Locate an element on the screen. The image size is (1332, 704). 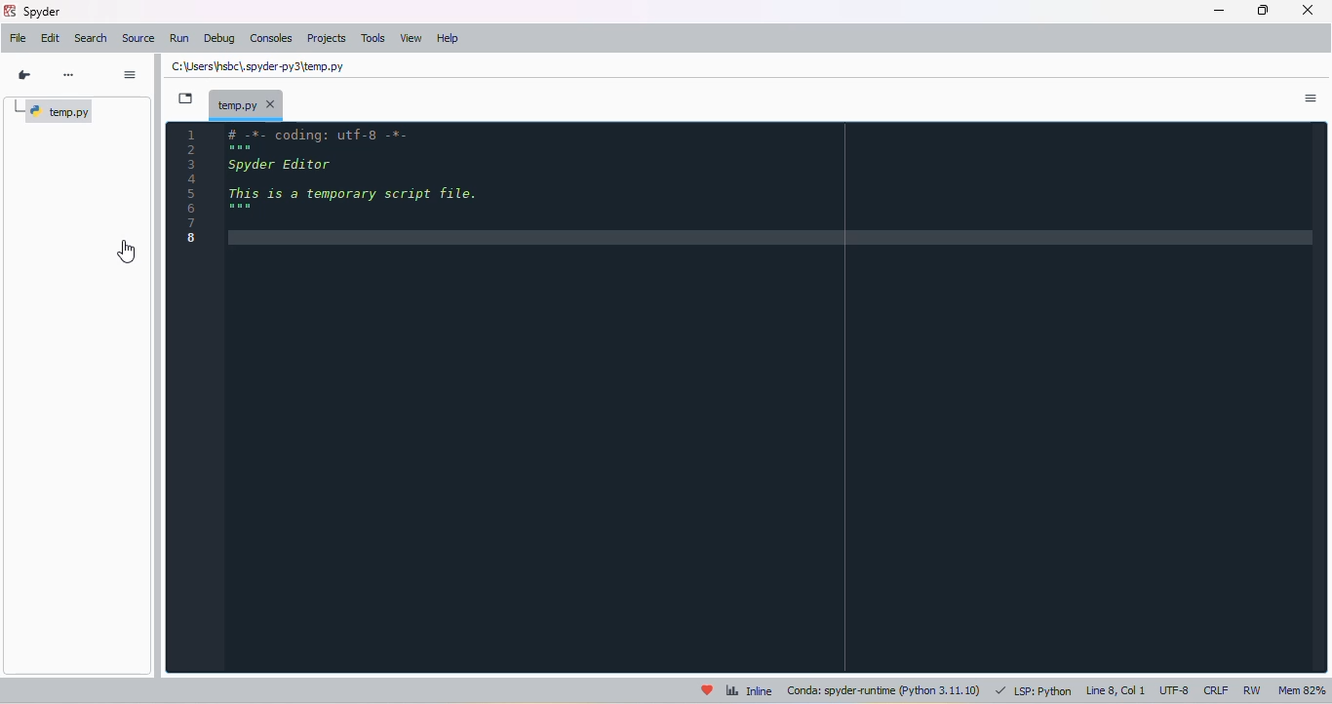
spyder is located at coordinates (43, 12).